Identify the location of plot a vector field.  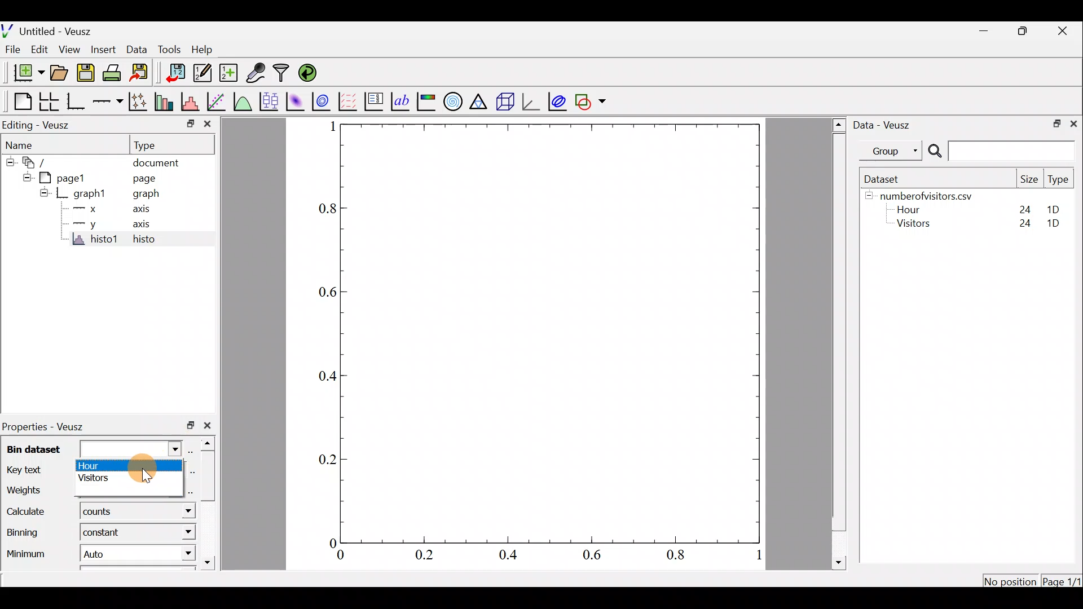
(347, 100).